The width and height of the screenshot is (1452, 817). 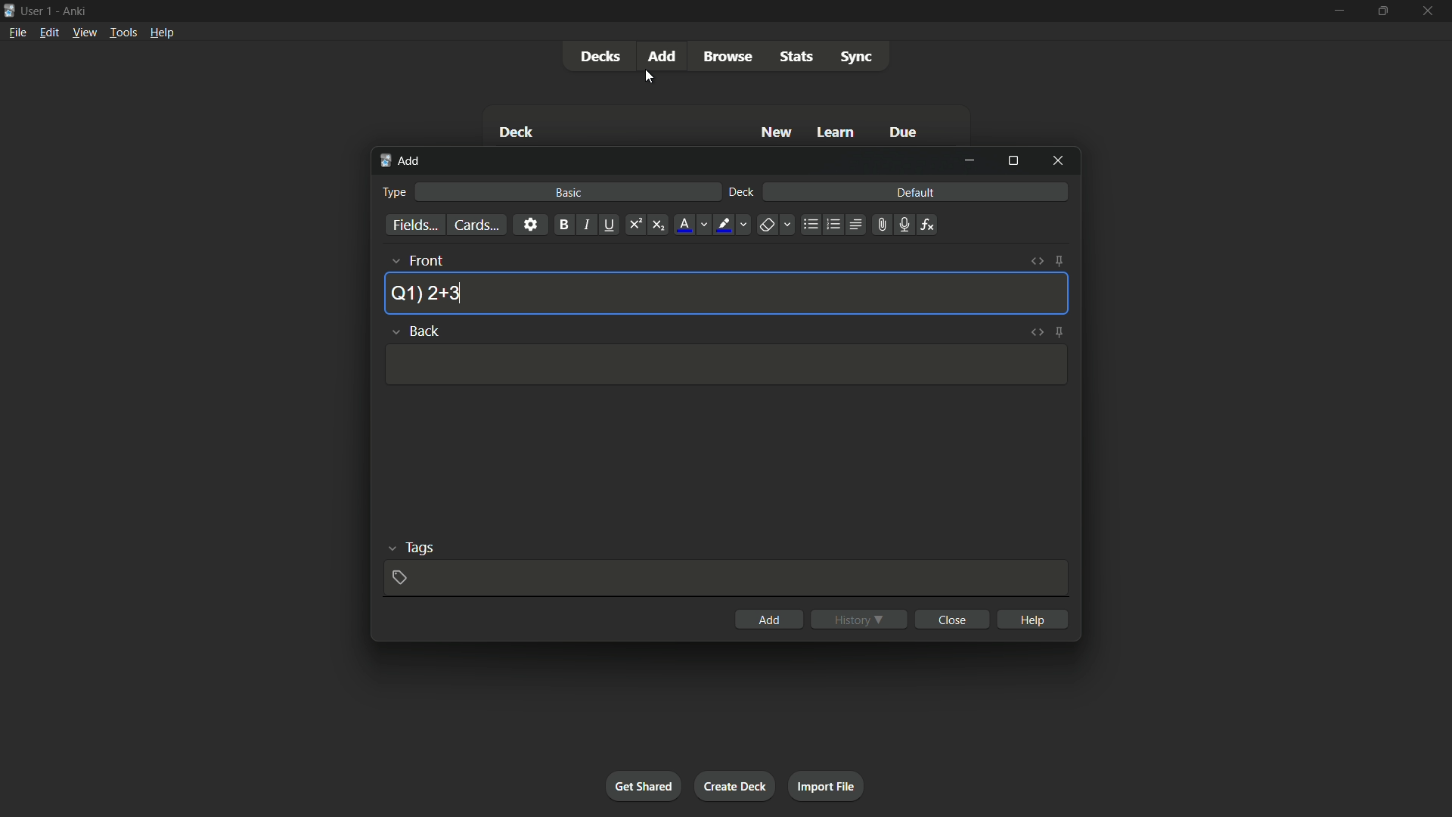 What do you see at coordinates (859, 620) in the screenshot?
I see `history` at bounding box center [859, 620].